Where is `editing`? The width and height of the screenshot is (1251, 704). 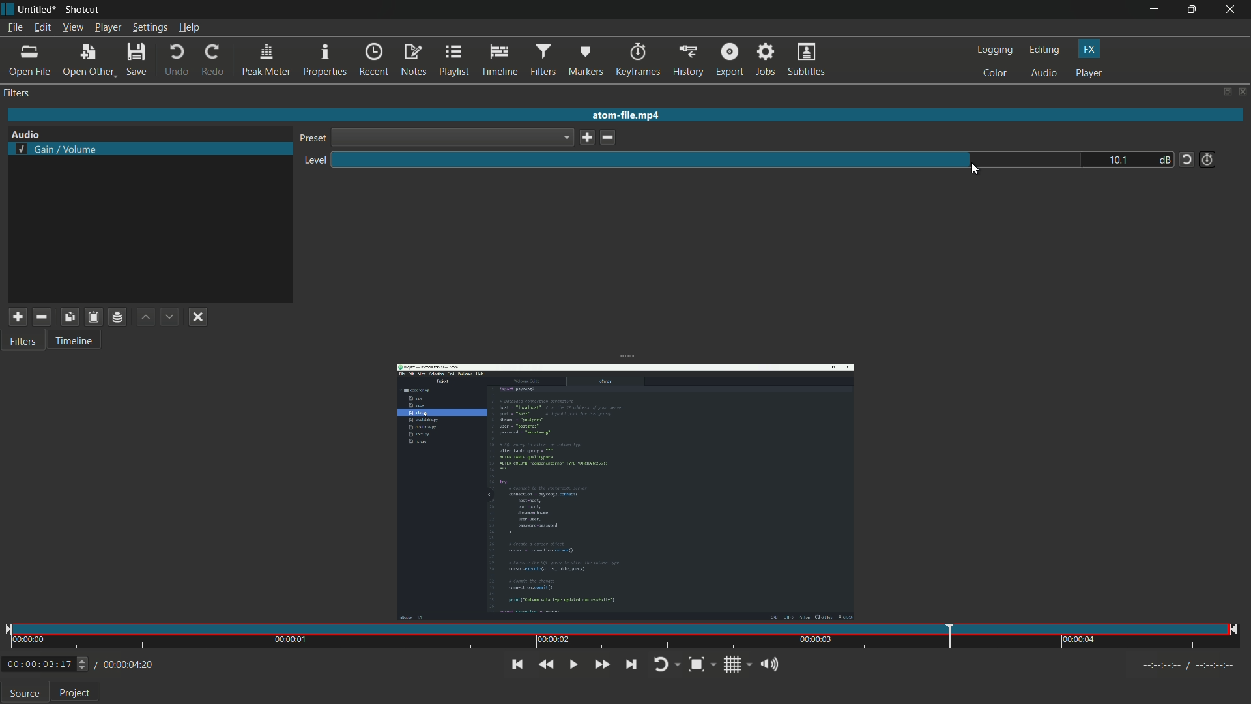 editing is located at coordinates (1045, 50).